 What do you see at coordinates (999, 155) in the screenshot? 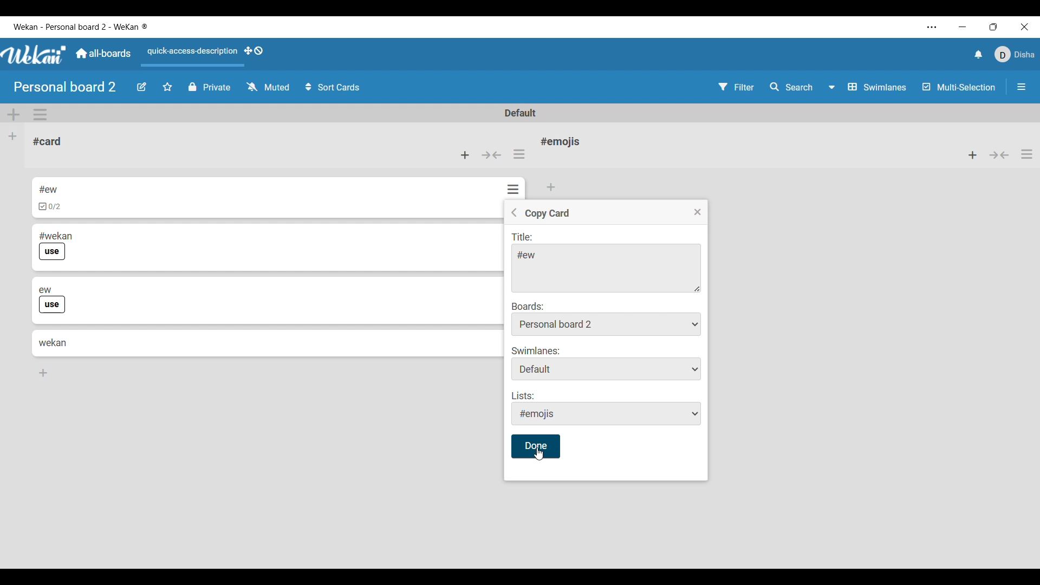
I see `Collapse` at bounding box center [999, 155].